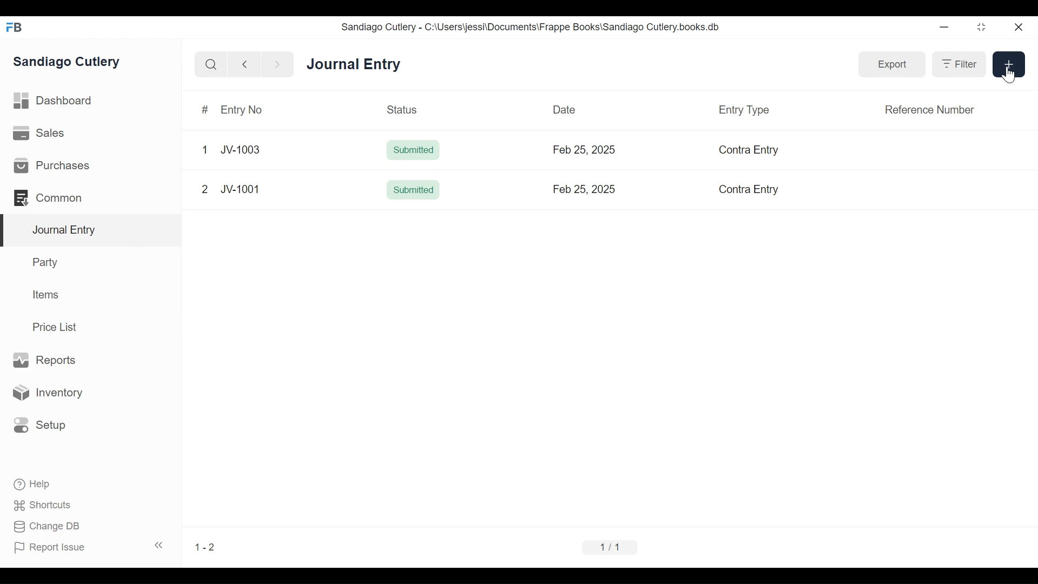  What do you see at coordinates (46, 392) in the screenshot?
I see `Inventory` at bounding box center [46, 392].